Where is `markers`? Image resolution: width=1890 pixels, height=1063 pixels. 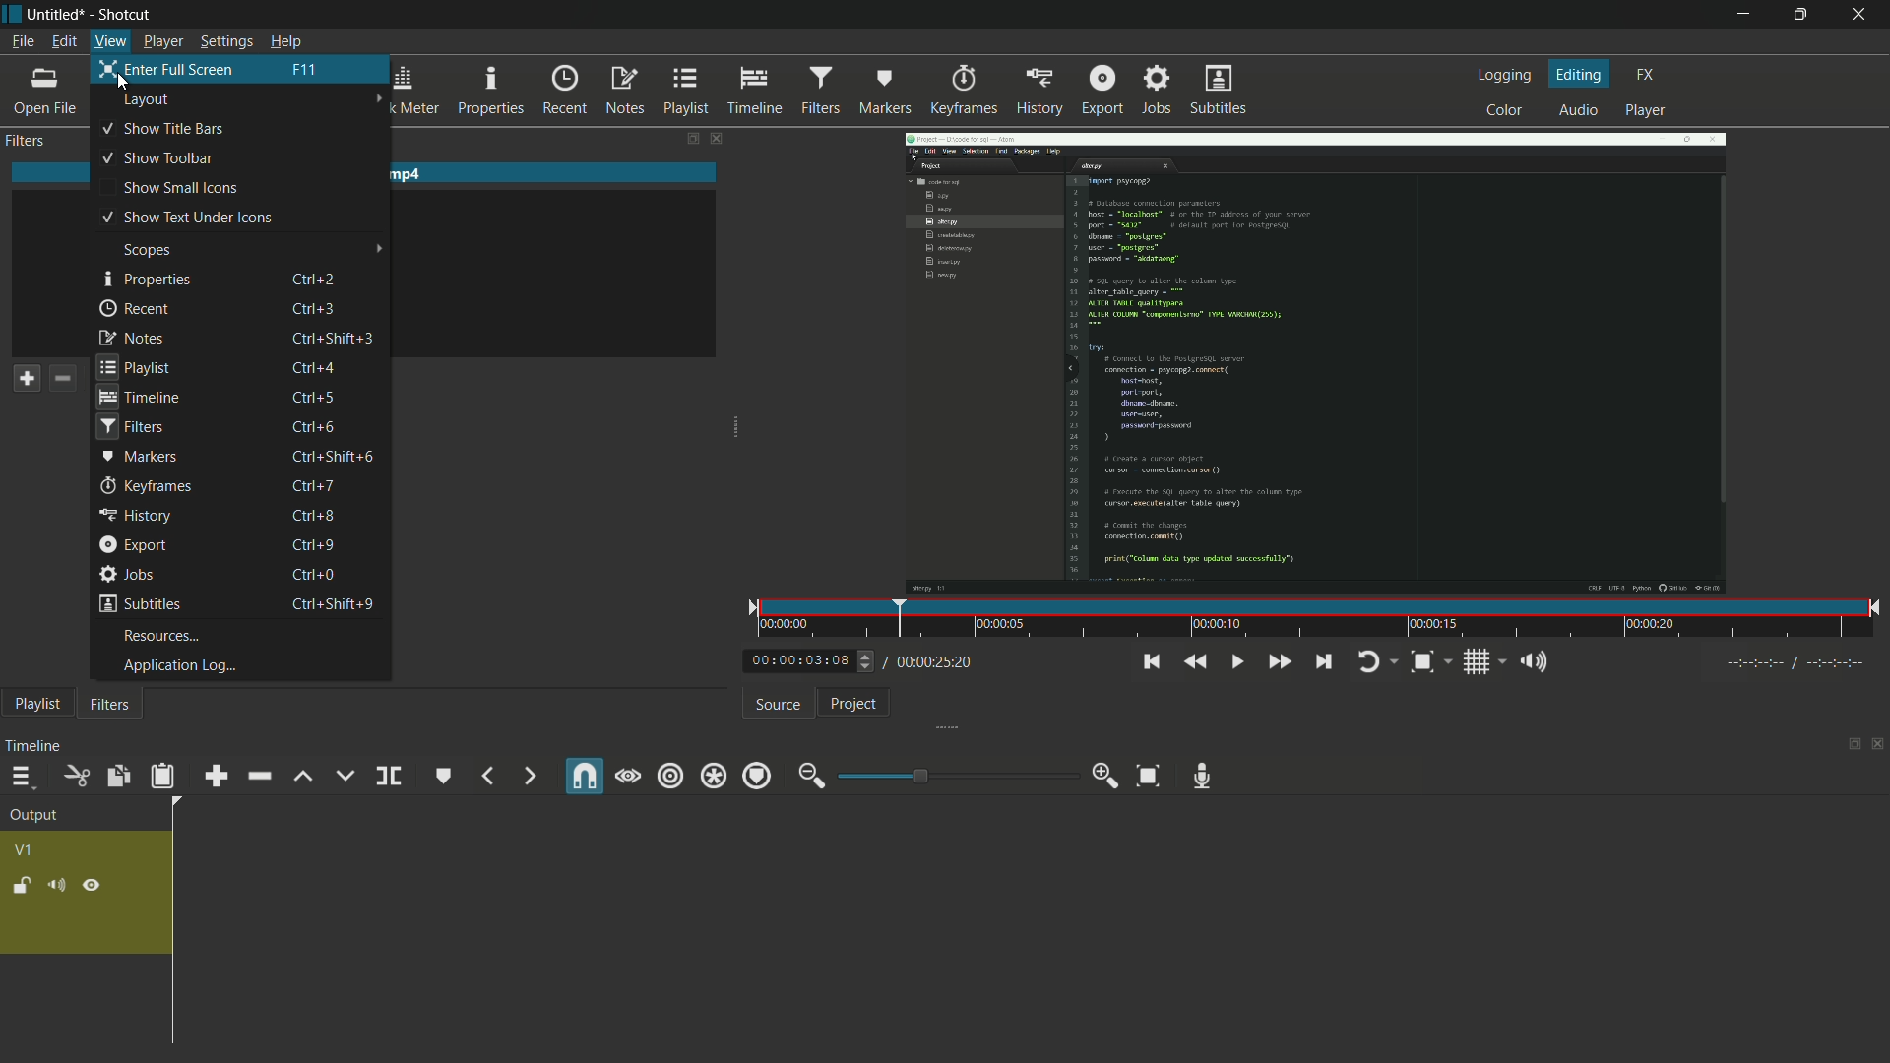 markers is located at coordinates (884, 90).